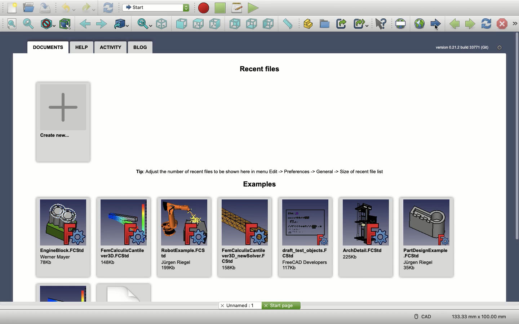  What do you see at coordinates (204, 8) in the screenshot?
I see `Macro recording` at bounding box center [204, 8].